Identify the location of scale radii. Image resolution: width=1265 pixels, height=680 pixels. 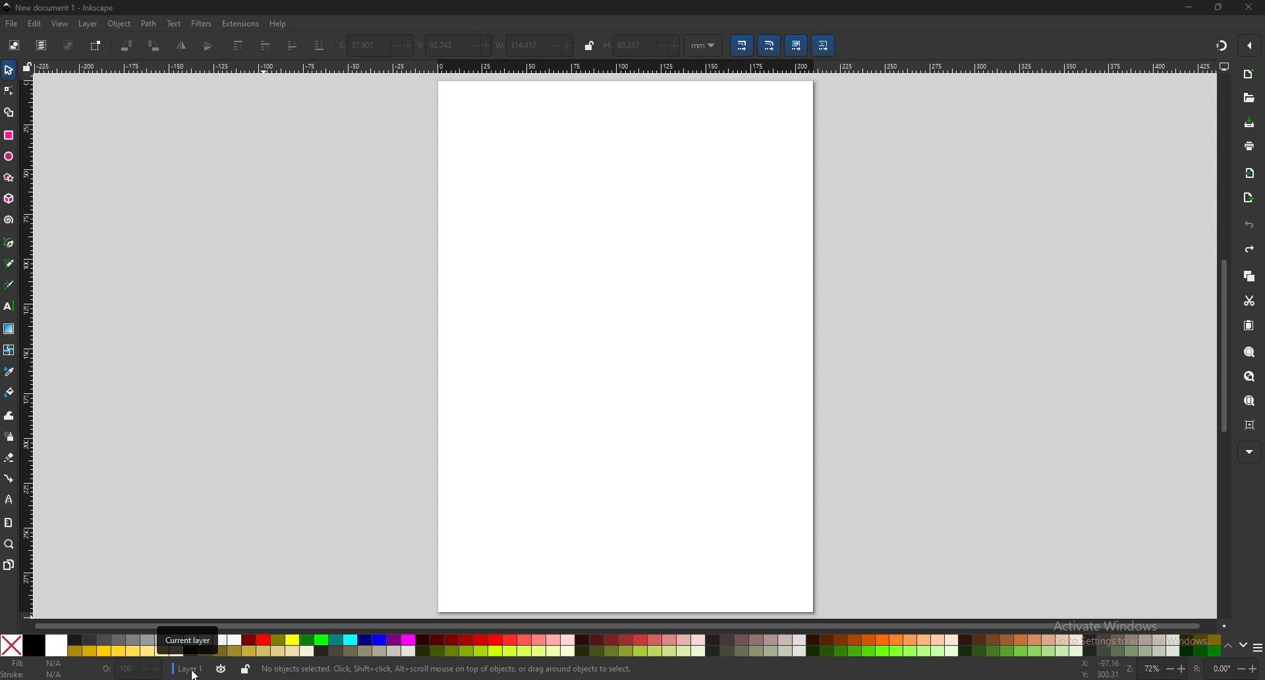
(770, 45).